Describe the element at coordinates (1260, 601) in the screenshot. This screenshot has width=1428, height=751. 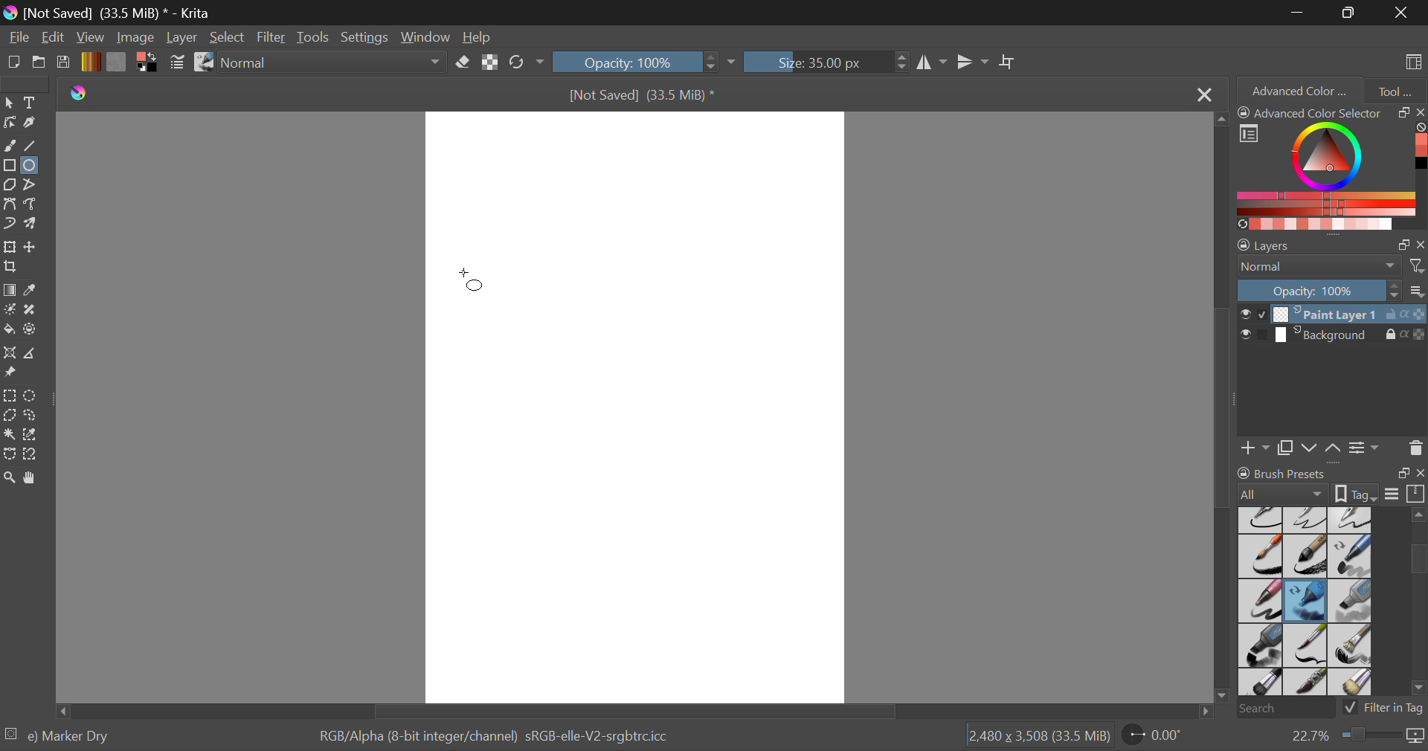
I see `Marker Smooth` at that location.